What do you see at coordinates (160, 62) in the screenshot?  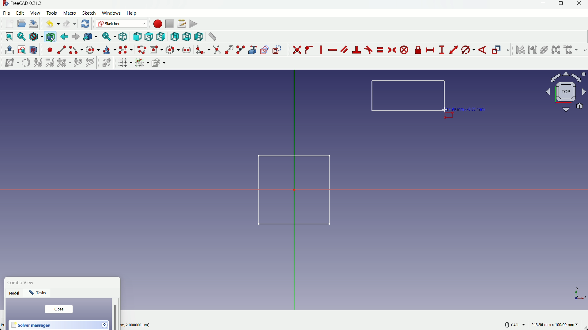 I see `configure rendering order` at bounding box center [160, 62].